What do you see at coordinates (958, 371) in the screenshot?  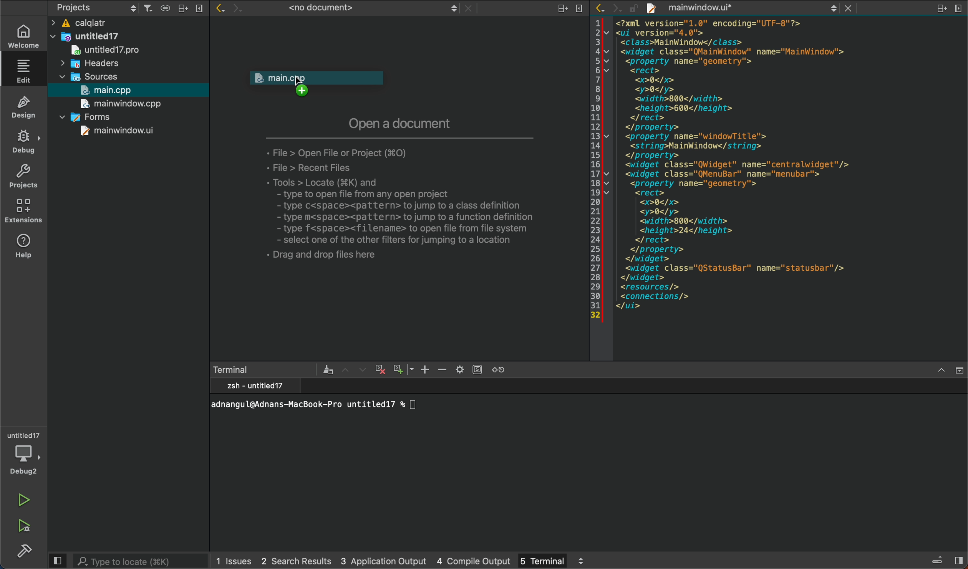 I see `close` at bounding box center [958, 371].